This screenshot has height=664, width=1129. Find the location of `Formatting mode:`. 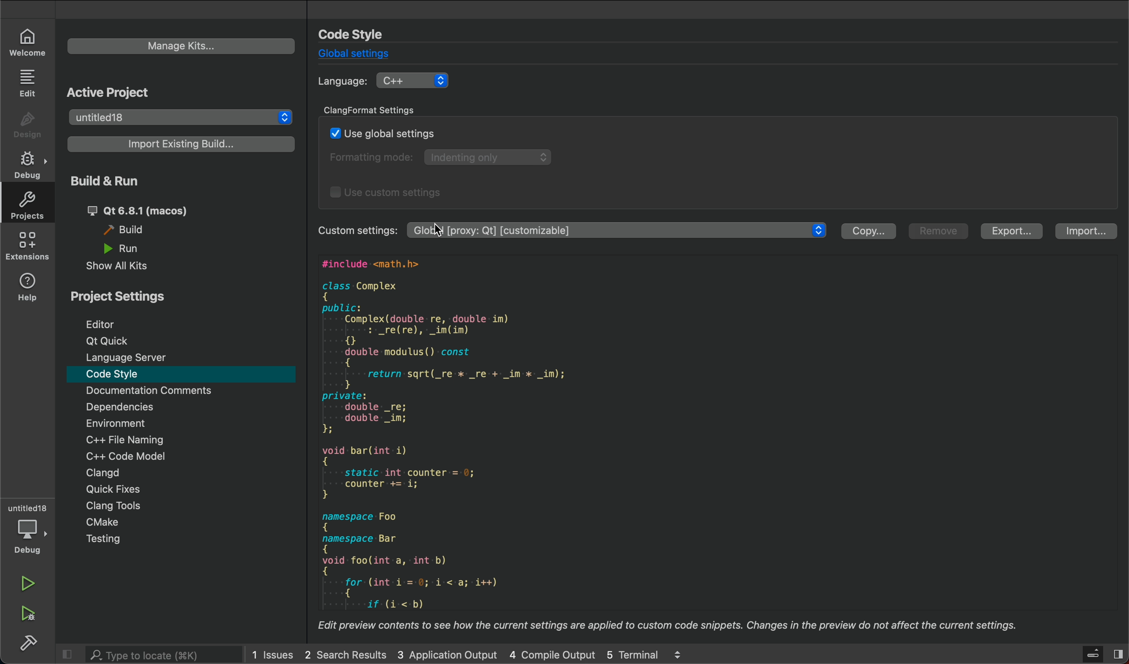

Formatting mode: is located at coordinates (374, 156).